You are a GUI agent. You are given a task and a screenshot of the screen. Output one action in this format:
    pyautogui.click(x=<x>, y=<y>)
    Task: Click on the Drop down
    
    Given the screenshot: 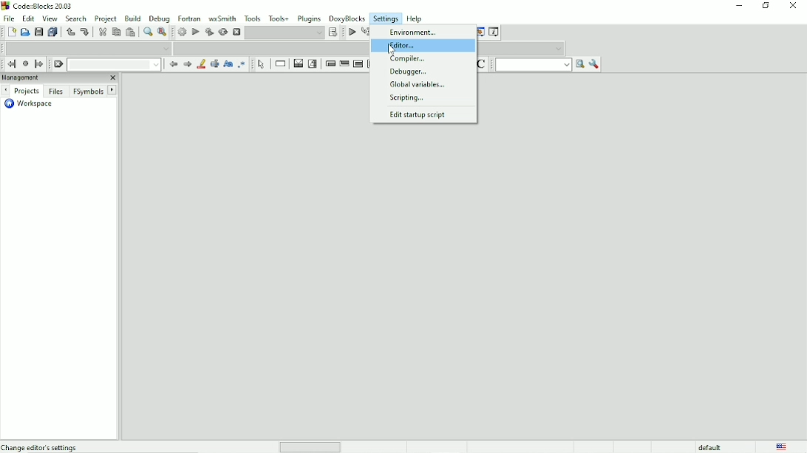 What is the action you would take?
    pyautogui.click(x=567, y=65)
    